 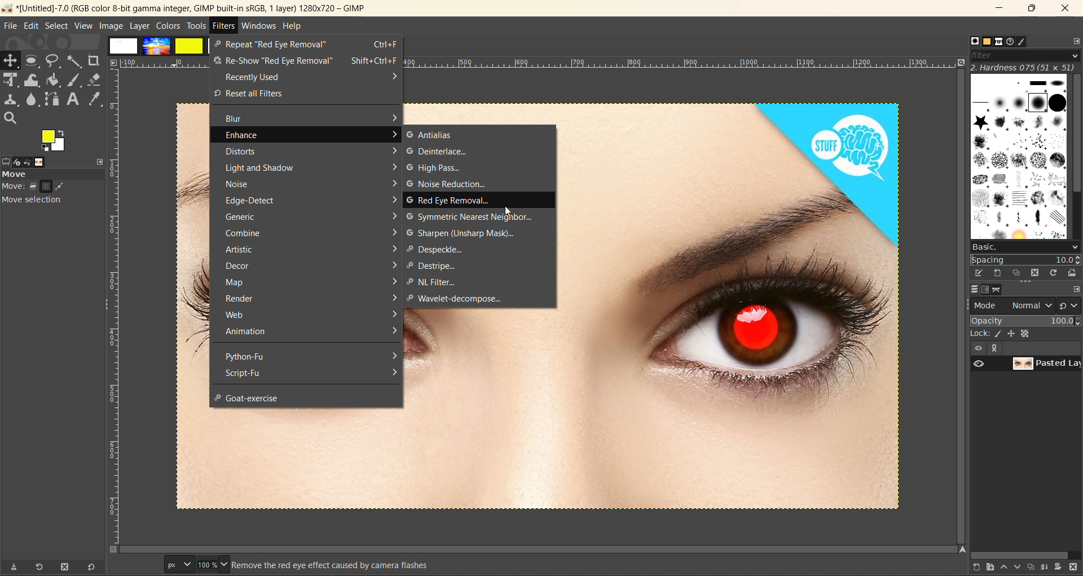 What do you see at coordinates (1001, 291) in the screenshot?
I see `path` at bounding box center [1001, 291].